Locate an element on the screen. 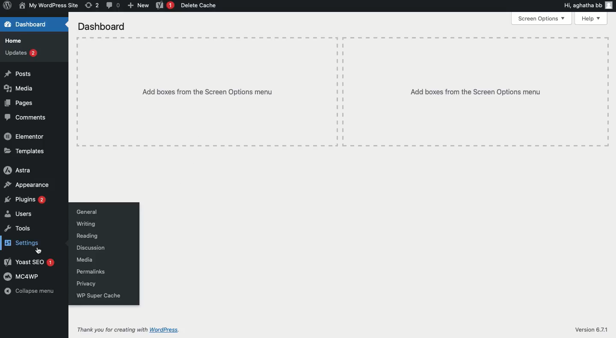 This screenshot has height=338, width=616. Discussion is located at coordinates (92, 248).